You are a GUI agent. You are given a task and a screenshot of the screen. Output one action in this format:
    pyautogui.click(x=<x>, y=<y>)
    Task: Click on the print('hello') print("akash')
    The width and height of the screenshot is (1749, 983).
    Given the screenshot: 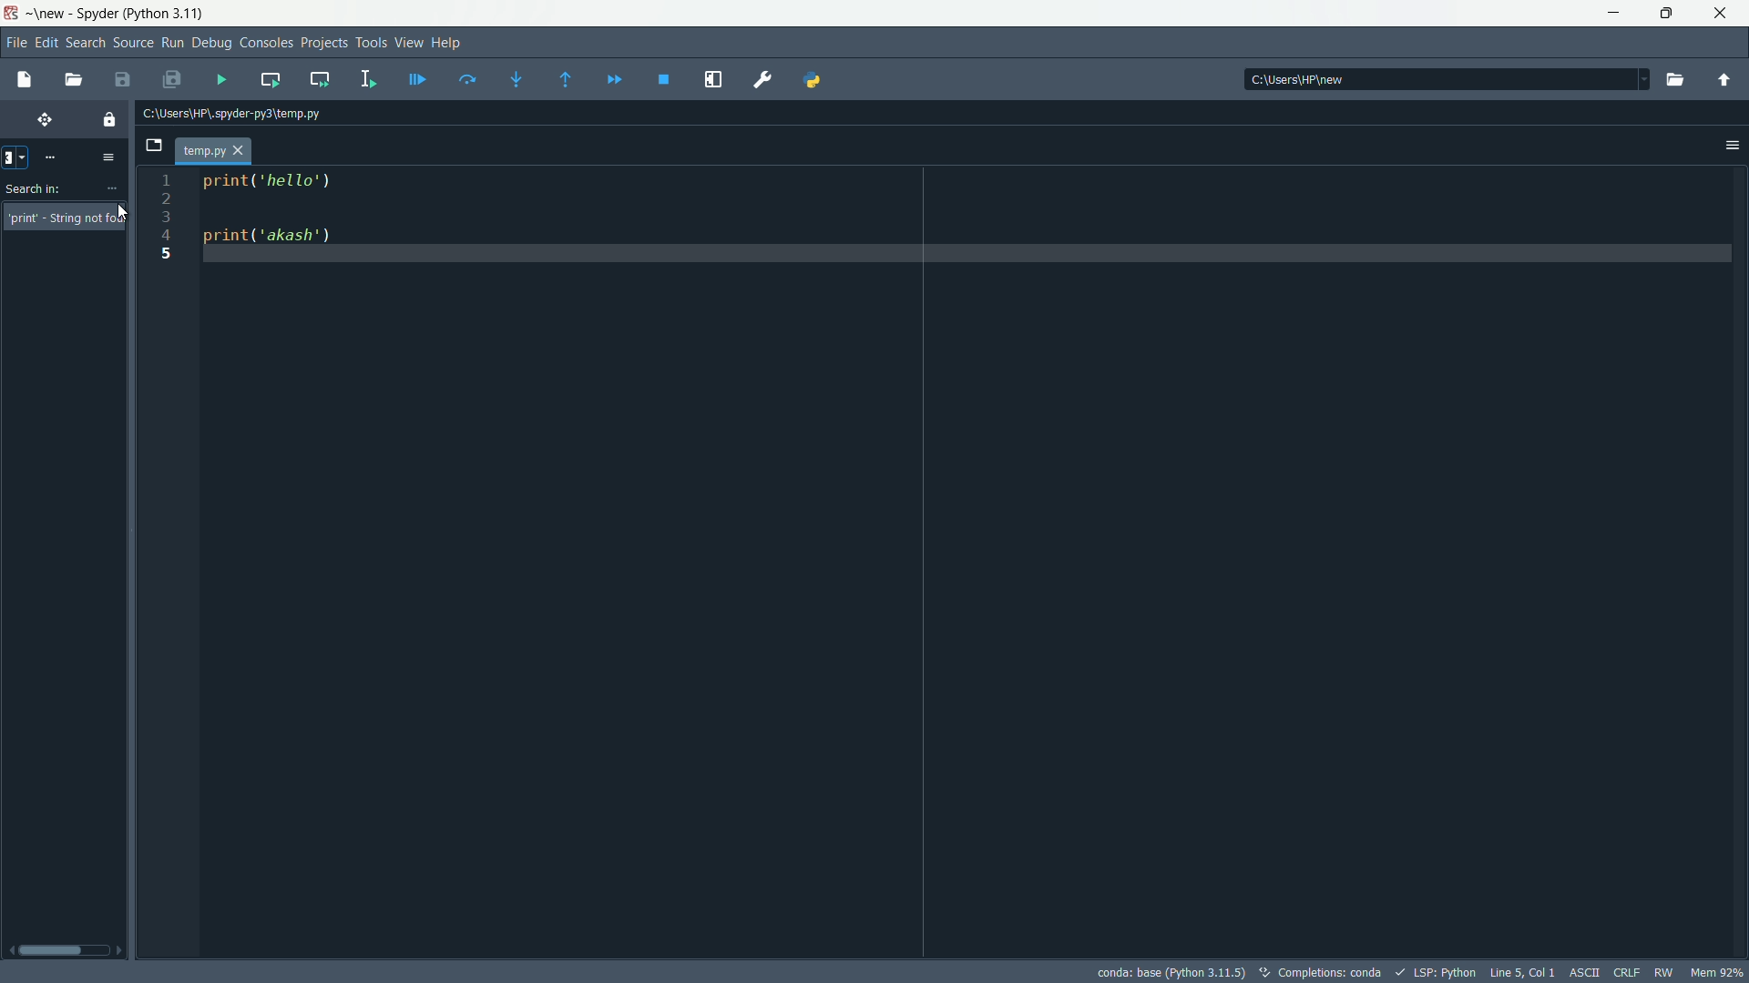 What is the action you would take?
    pyautogui.click(x=963, y=560)
    